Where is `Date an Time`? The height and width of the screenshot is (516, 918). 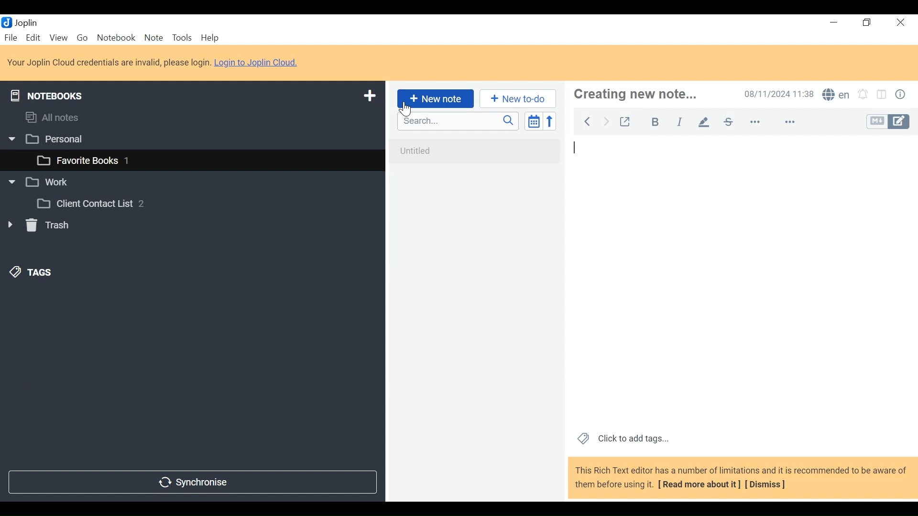
Date an Time is located at coordinates (778, 94).